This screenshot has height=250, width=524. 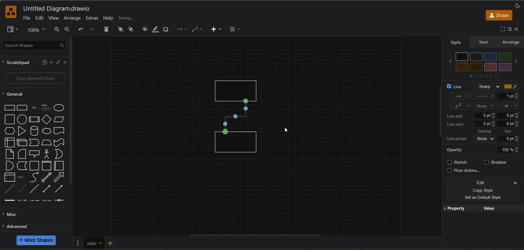 What do you see at coordinates (457, 139) in the screenshot?
I see `Line jumps` at bounding box center [457, 139].